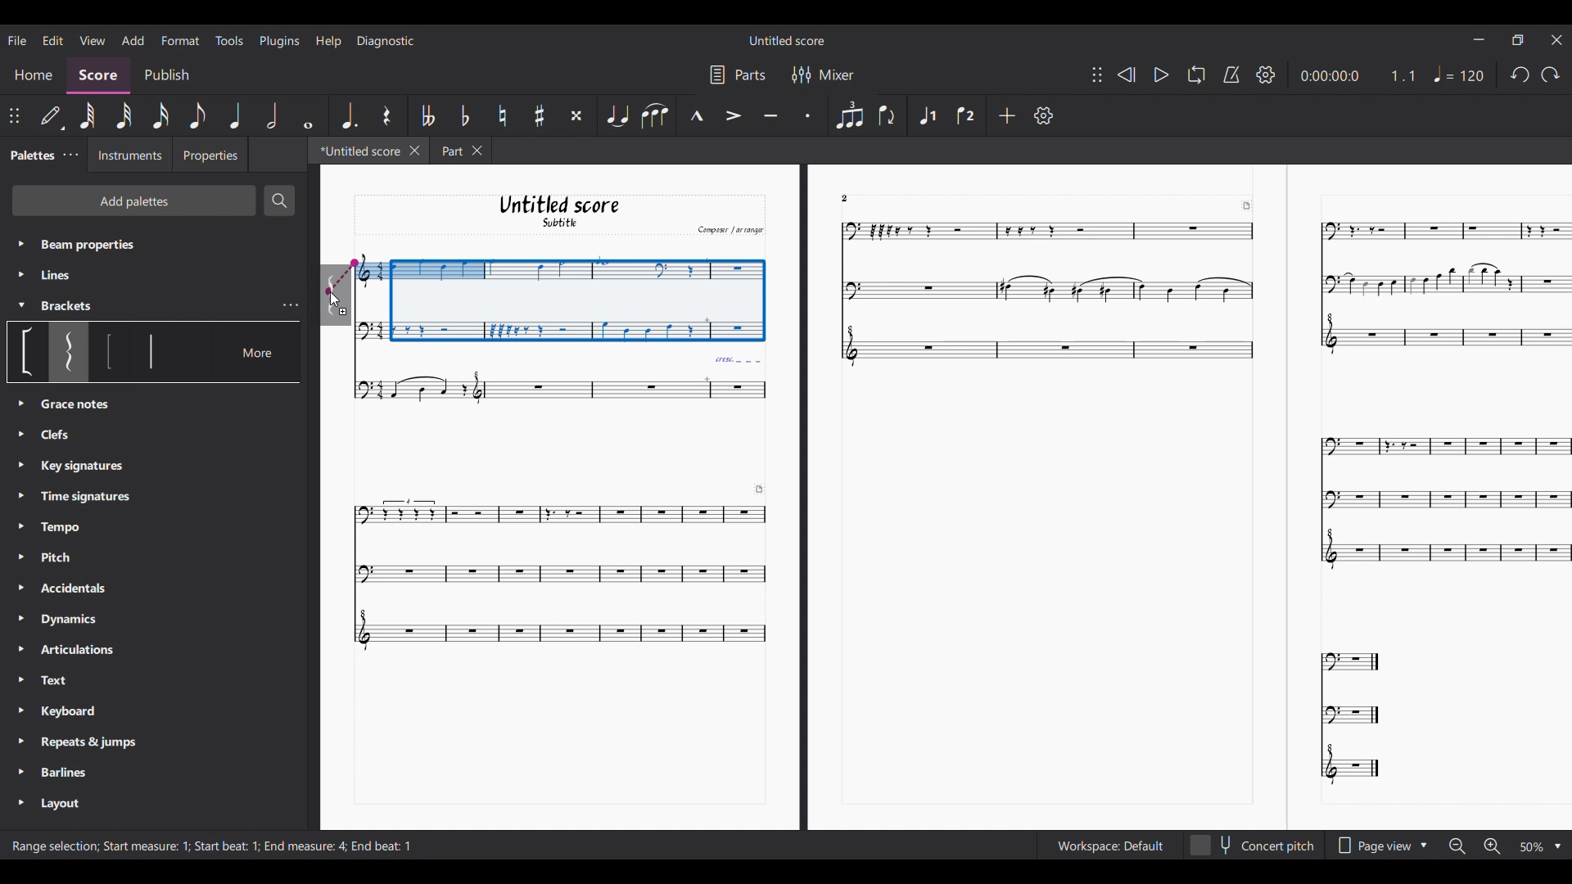 Image resolution: width=1572 pixels, height=884 pixels. Describe the element at coordinates (134, 200) in the screenshot. I see `Add palette` at that location.